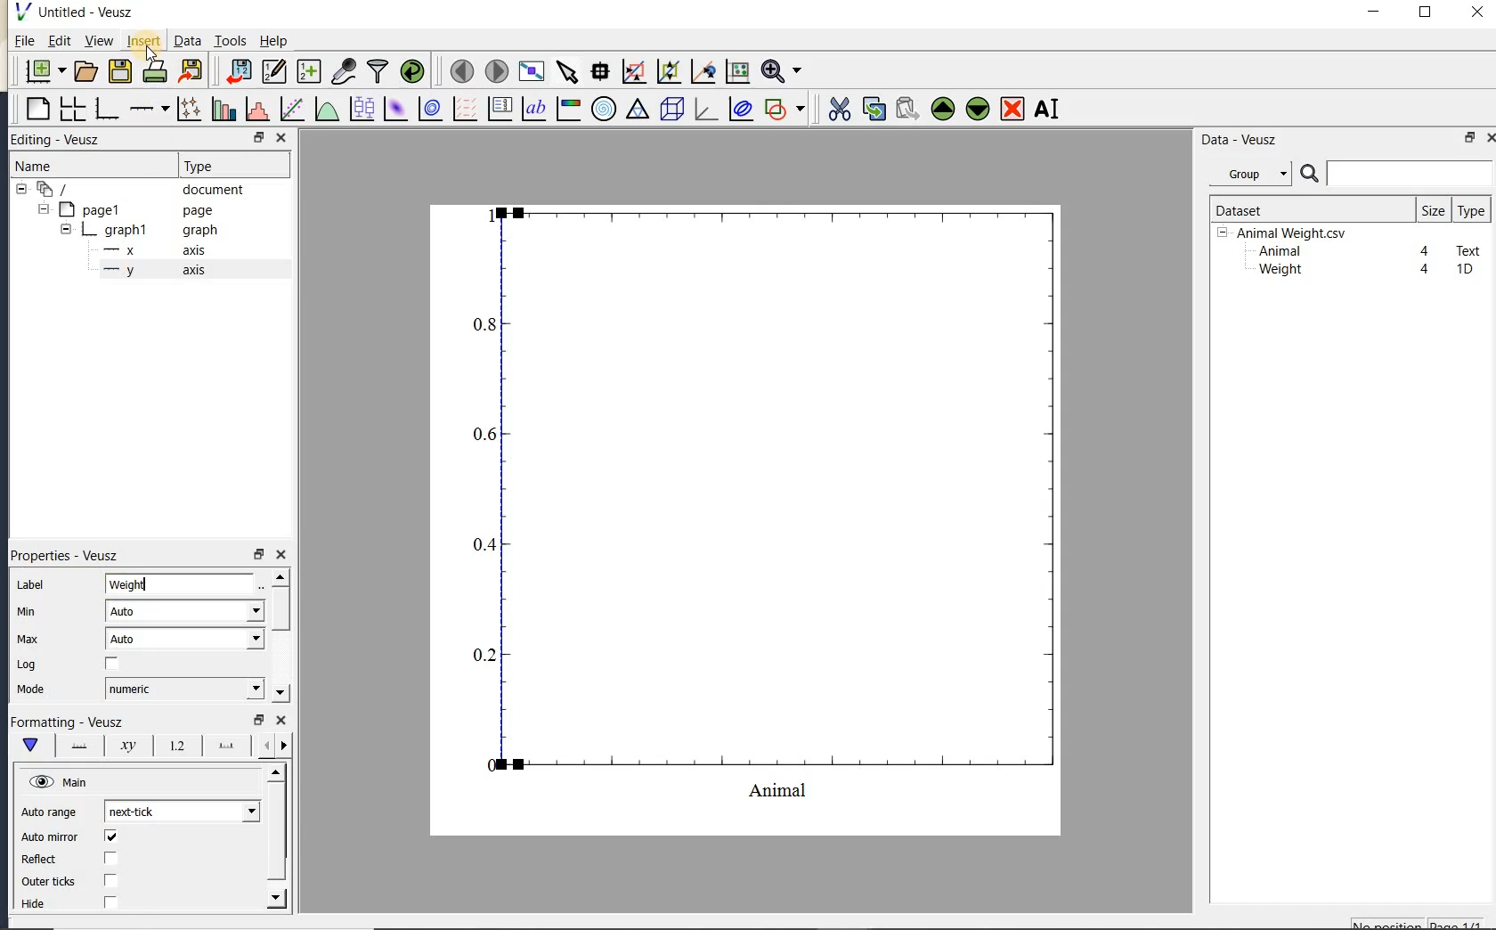  Describe the element at coordinates (239, 72) in the screenshot. I see `import data into Veusz` at that location.